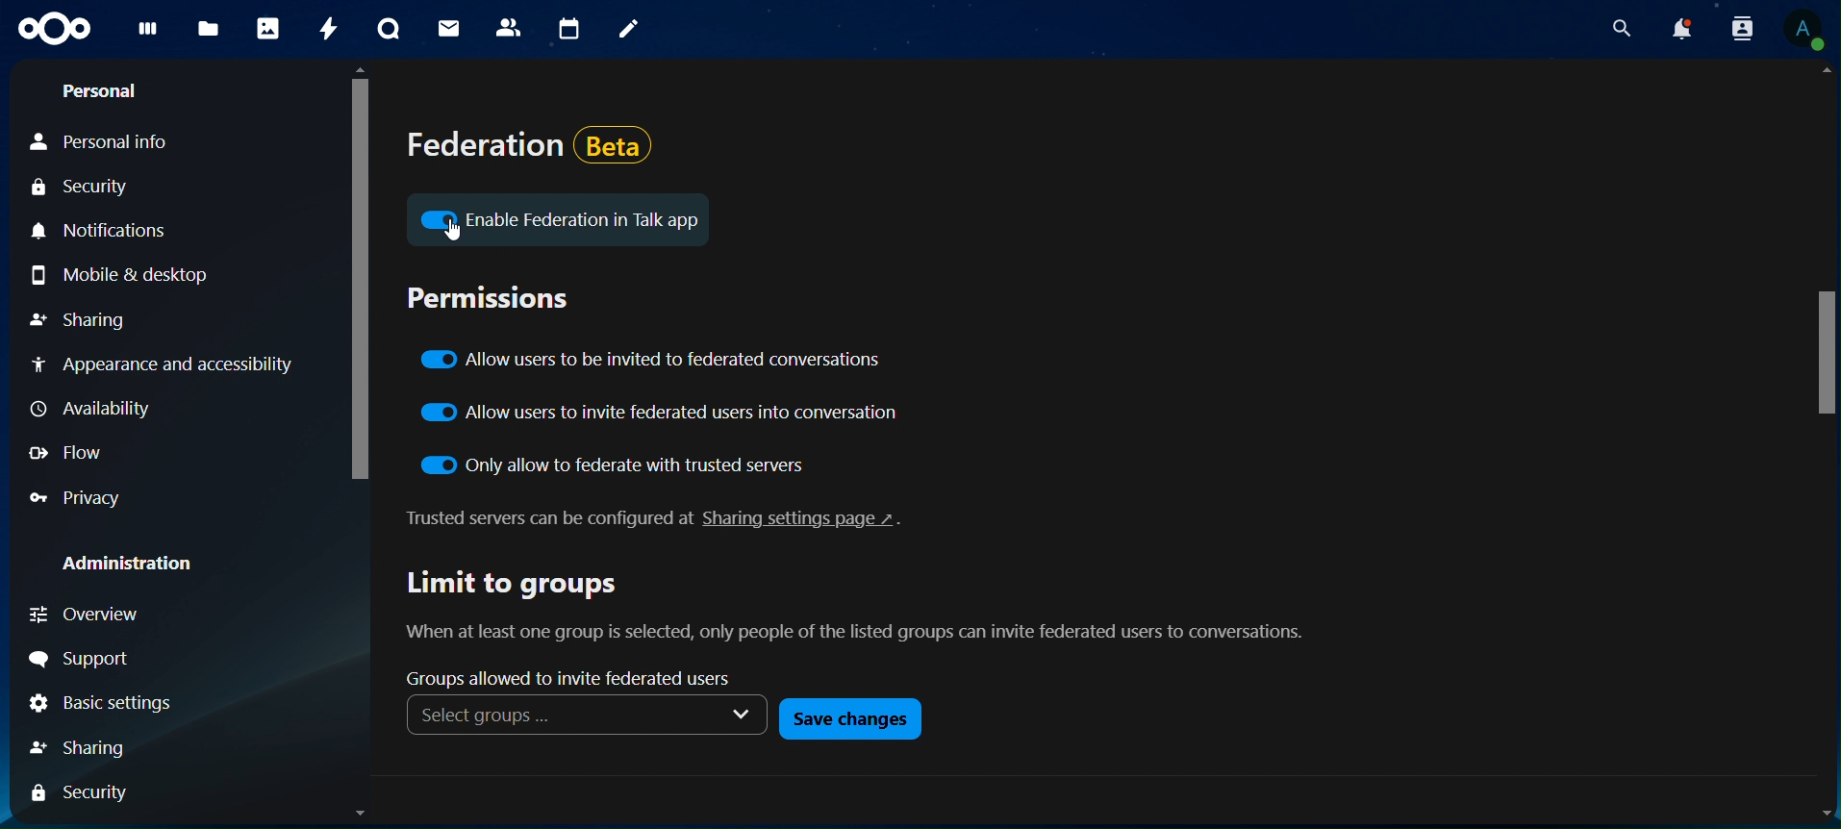  What do you see at coordinates (487, 301) in the screenshot?
I see `permissions` at bounding box center [487, 301].